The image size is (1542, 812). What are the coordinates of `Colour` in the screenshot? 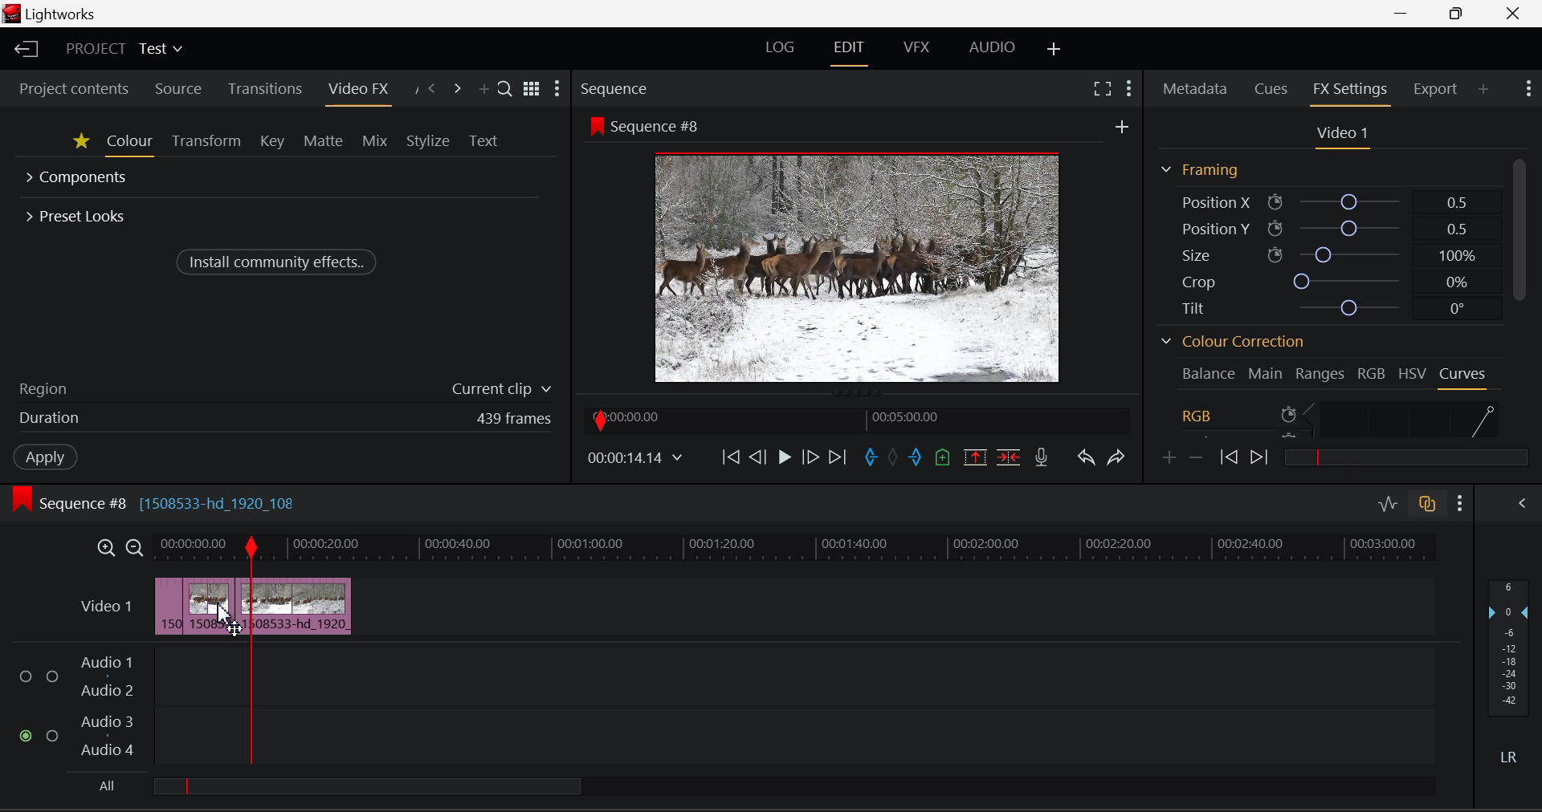 It's located at (130, 144).